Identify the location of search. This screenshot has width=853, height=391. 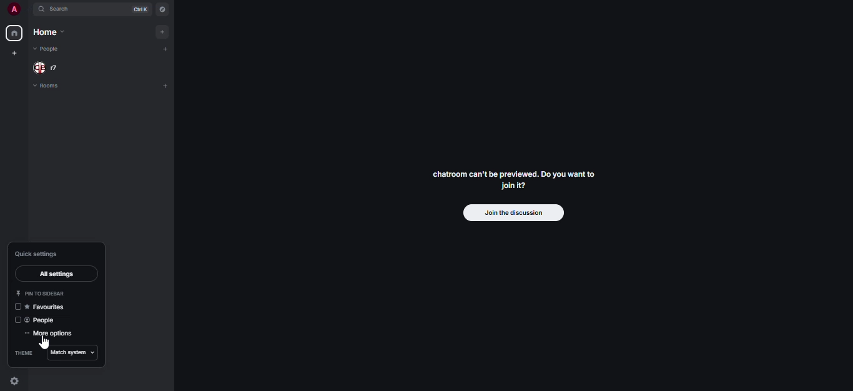
(62, 10).